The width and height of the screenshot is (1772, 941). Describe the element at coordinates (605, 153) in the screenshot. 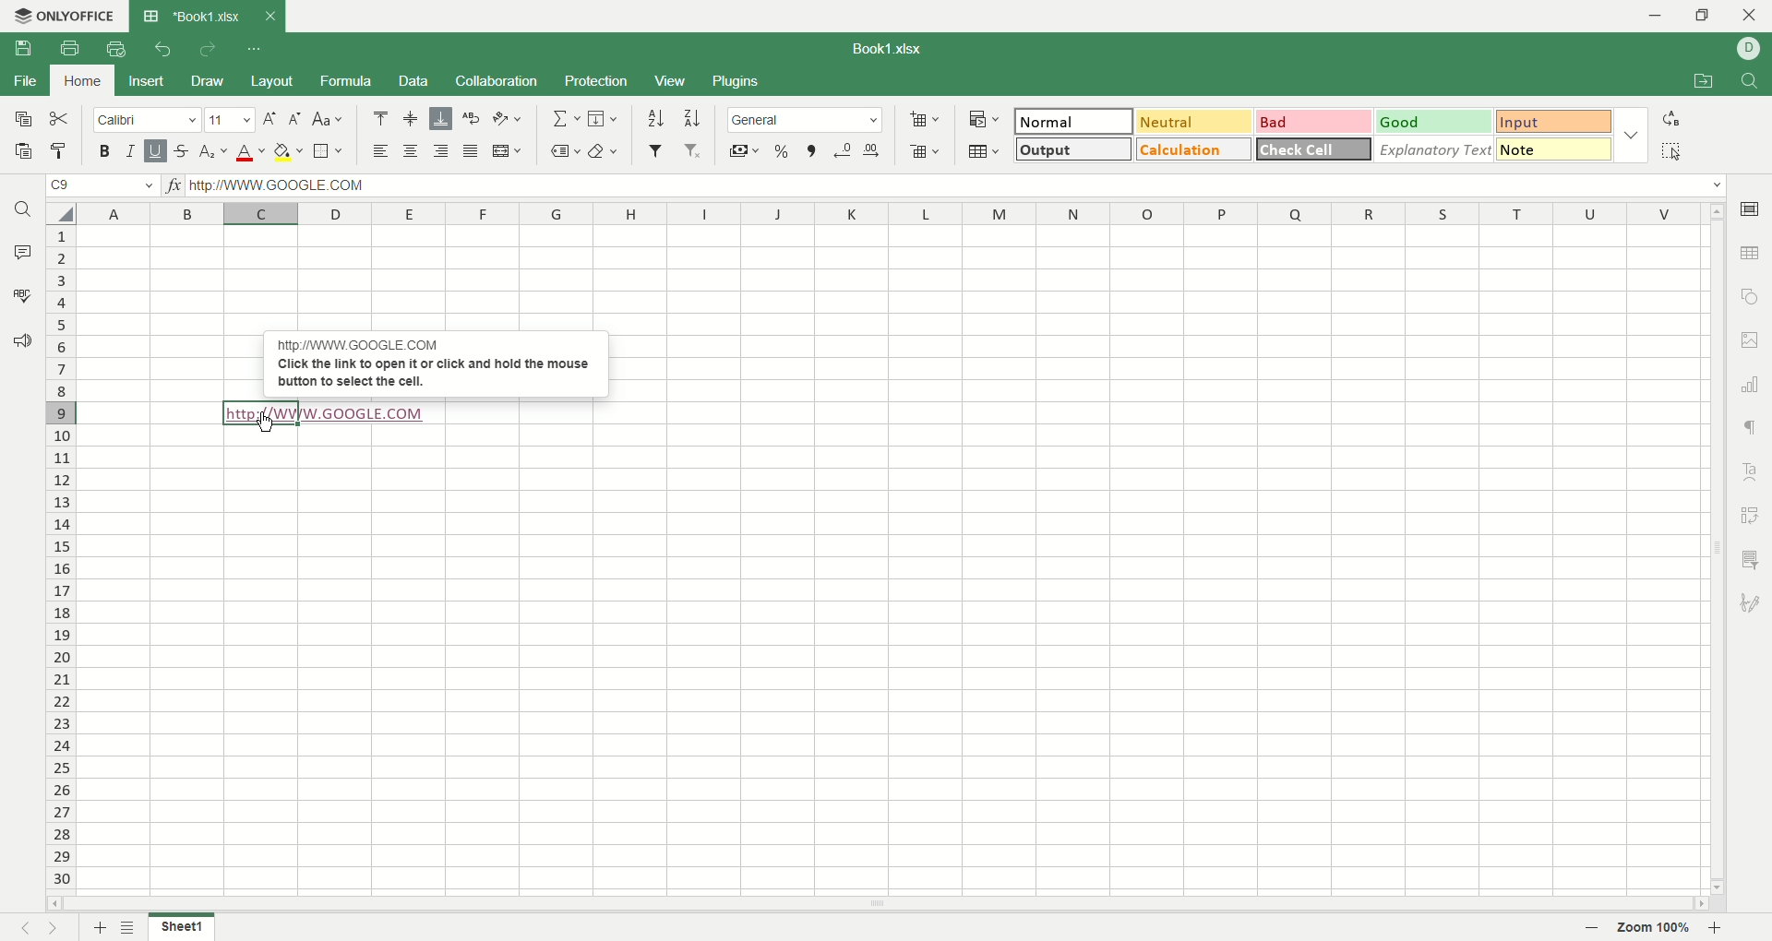

I see `clear` at that location.